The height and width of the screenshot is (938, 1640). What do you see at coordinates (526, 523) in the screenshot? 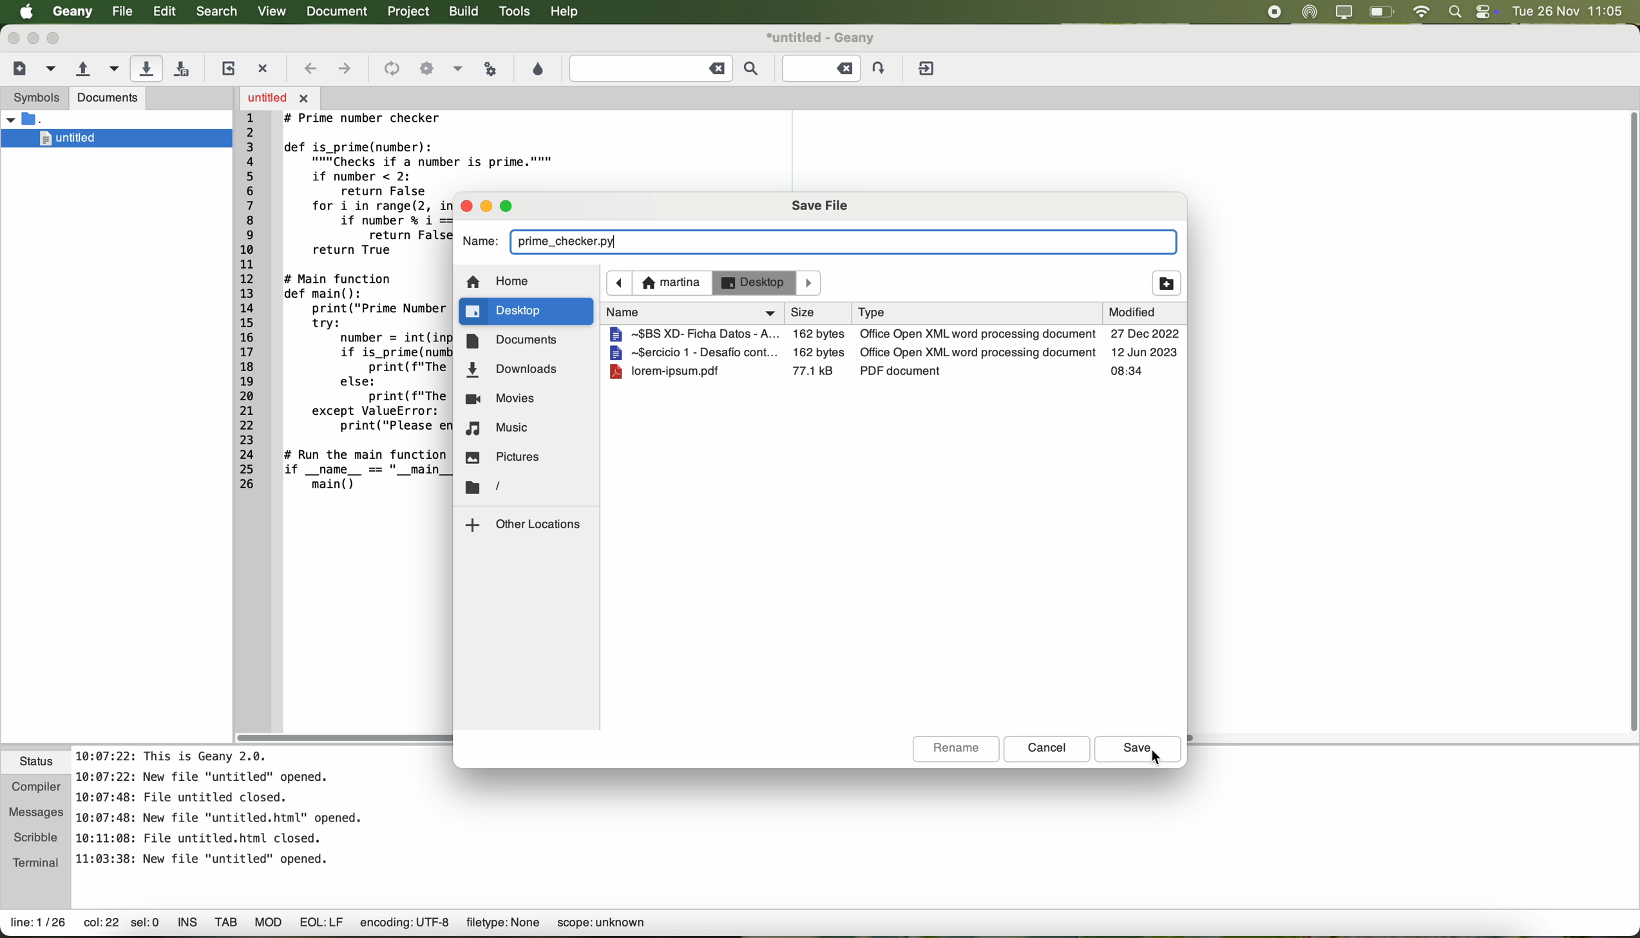
I see `other locations` at bounding box center [526, 523].